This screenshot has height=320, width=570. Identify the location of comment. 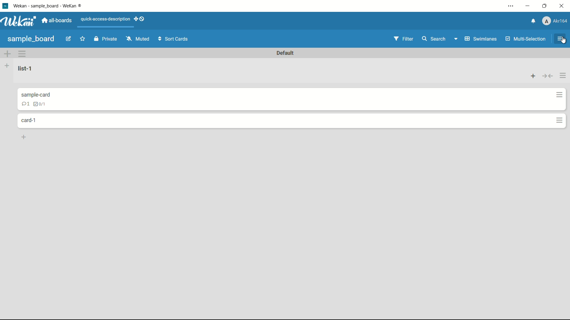
(26, 104).